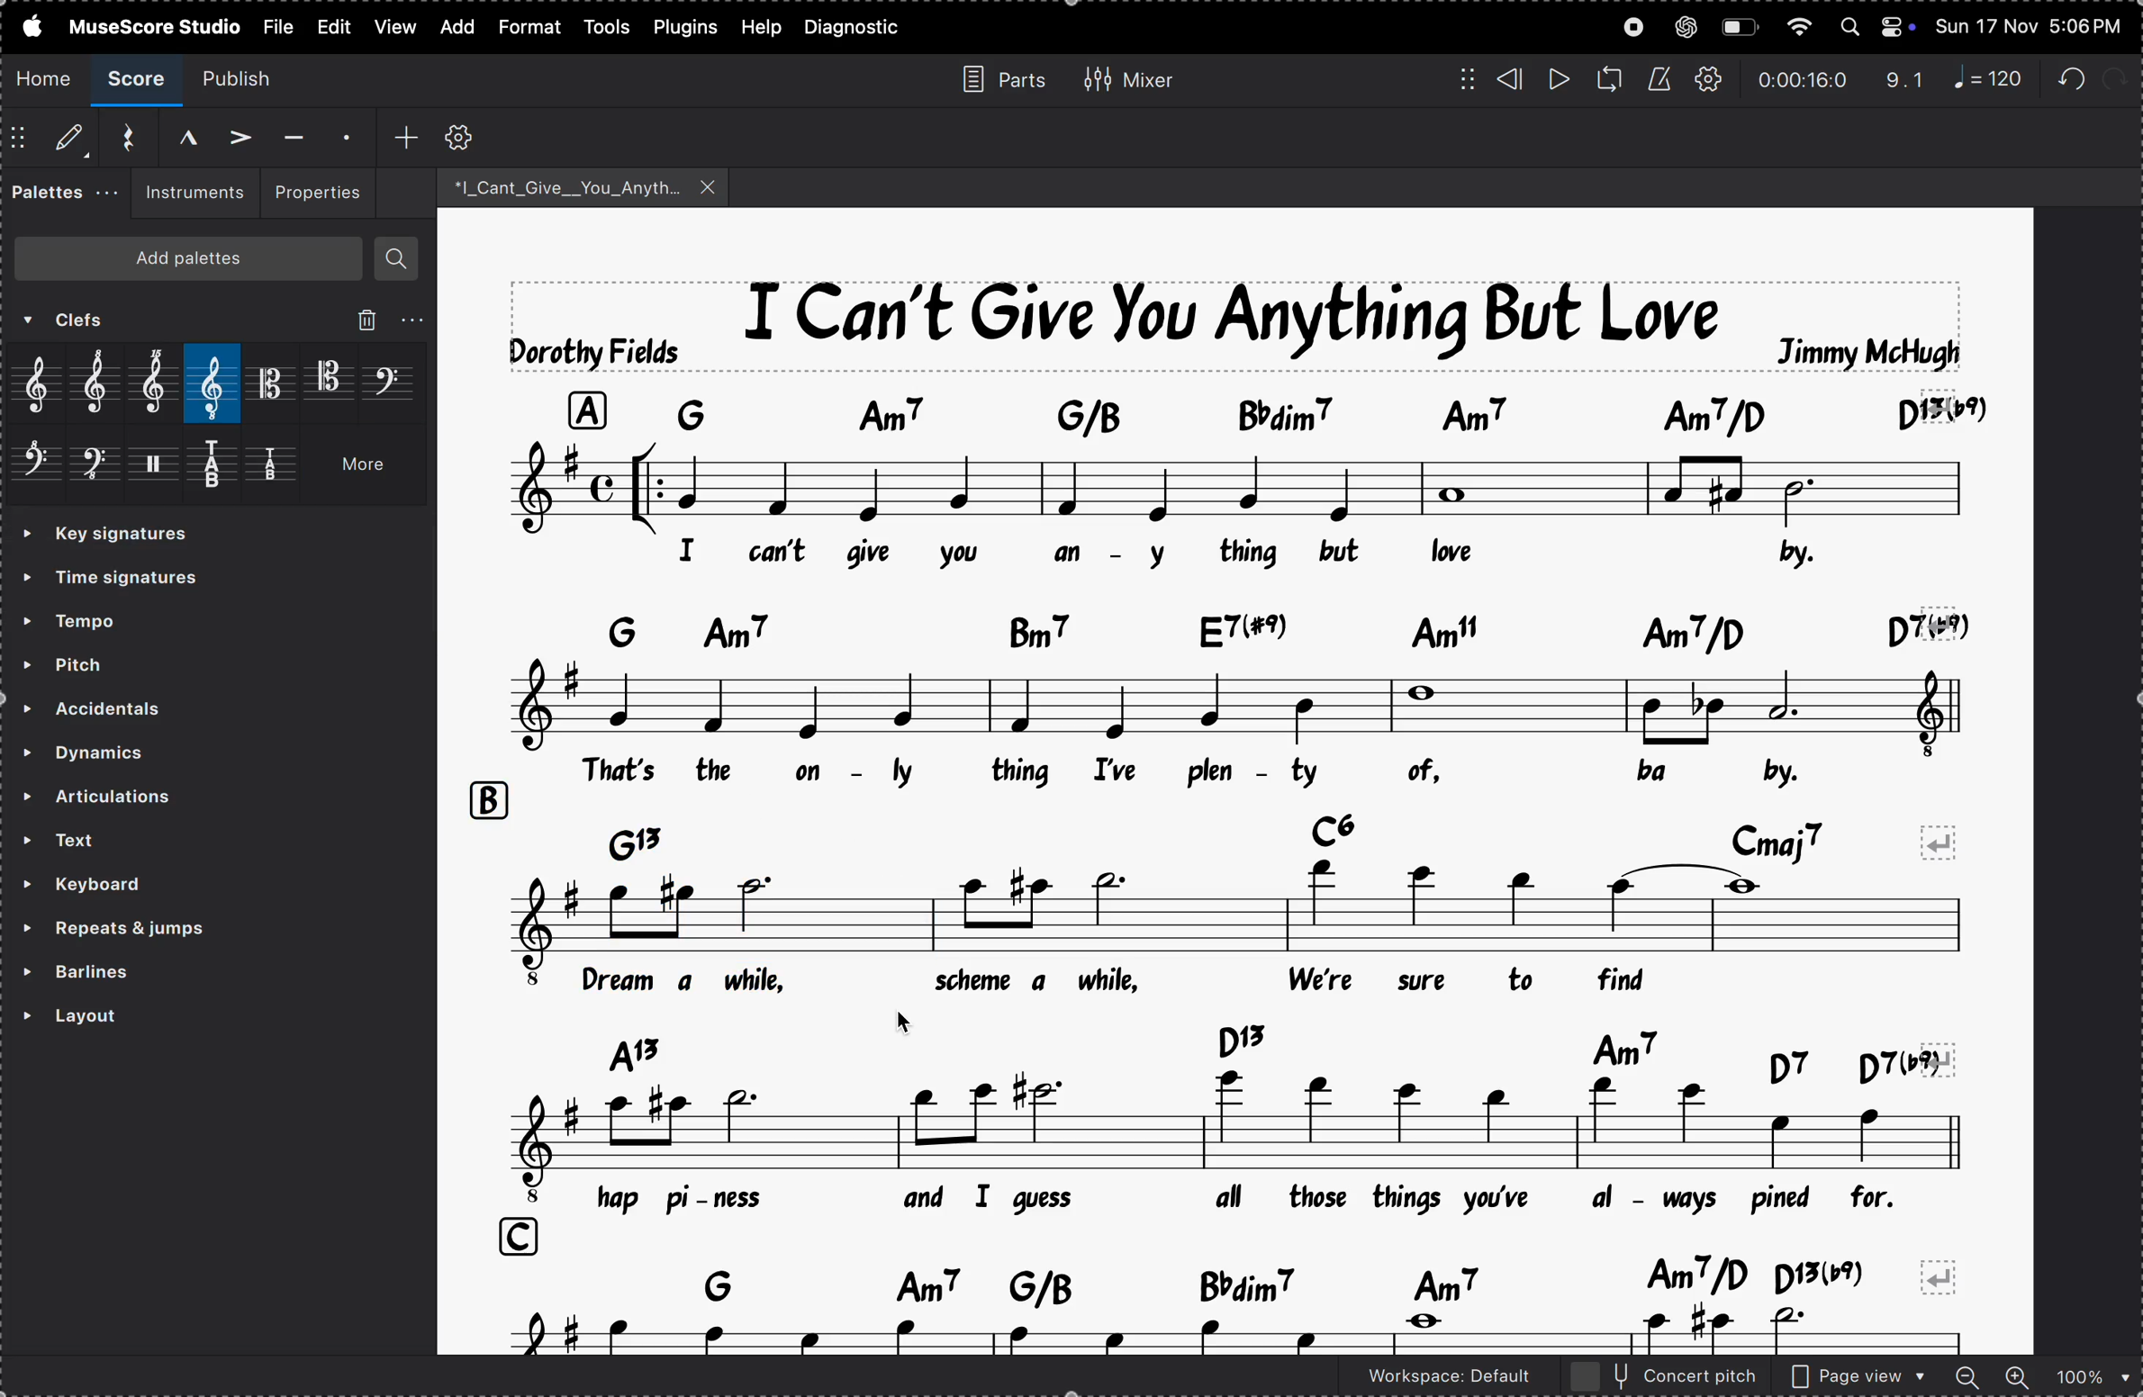 This screenshot has width=2143, height=1397. Describe the element at coordinates (140, 80) in the screenshot. I see `score` at that location.